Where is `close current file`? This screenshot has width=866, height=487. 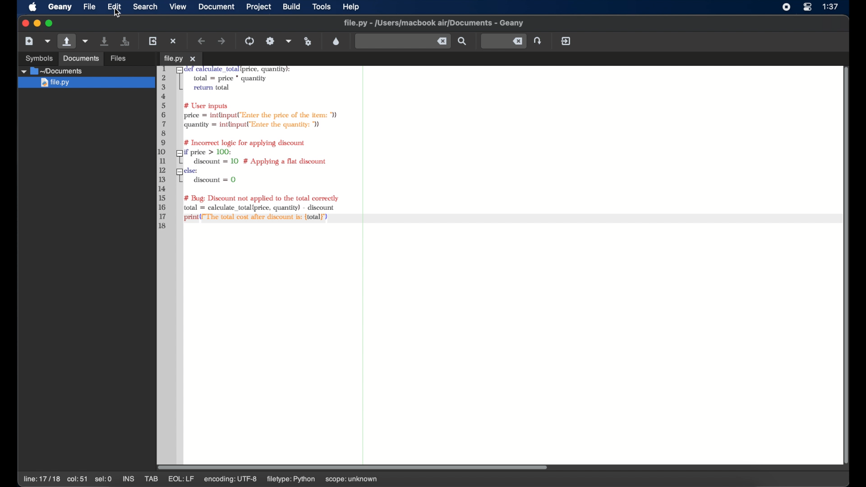 close current file is located at coordinates (174, 41).